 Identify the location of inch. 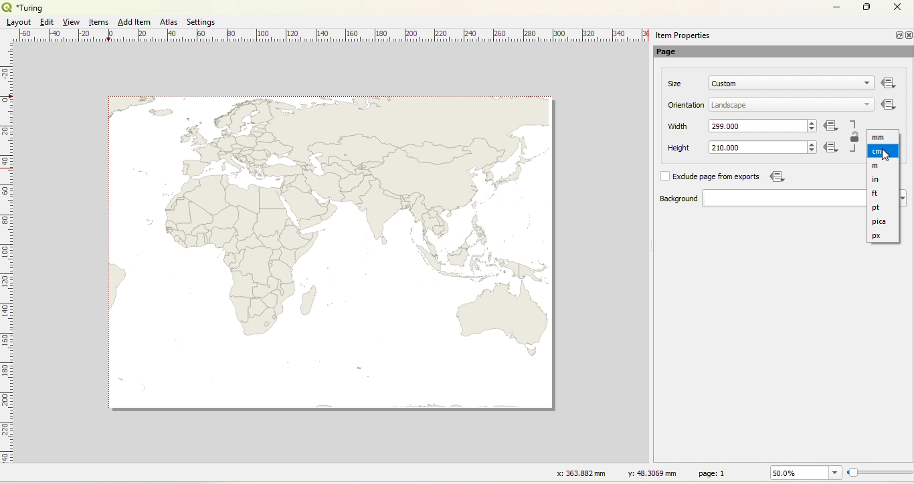
(875, 180).